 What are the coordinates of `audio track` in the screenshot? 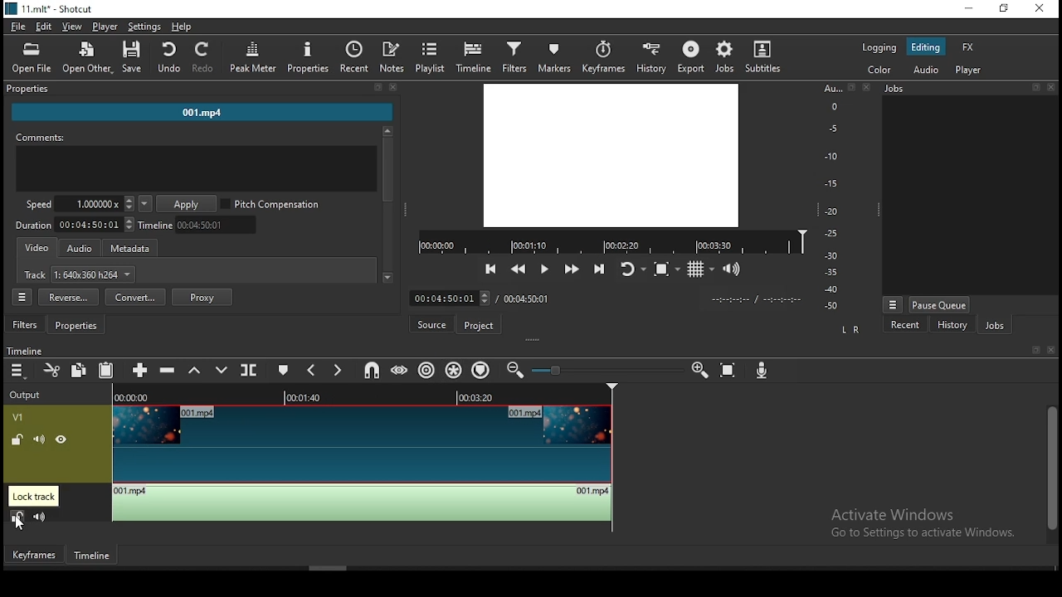 It's located at (361, 505).